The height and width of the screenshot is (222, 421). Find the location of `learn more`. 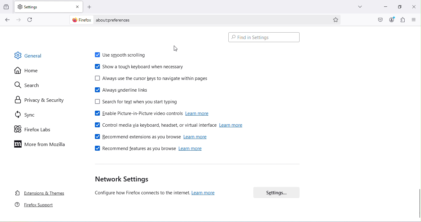

learn more is located at coordinates (205, 193).